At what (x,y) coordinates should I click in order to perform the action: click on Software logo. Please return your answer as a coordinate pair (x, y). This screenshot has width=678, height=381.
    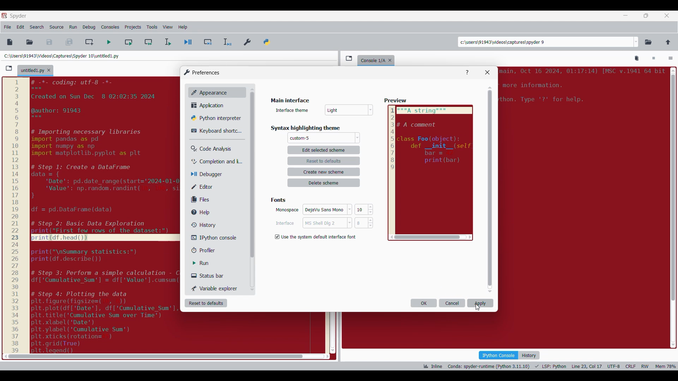
    Looking at the image, I should click on (4, 15).